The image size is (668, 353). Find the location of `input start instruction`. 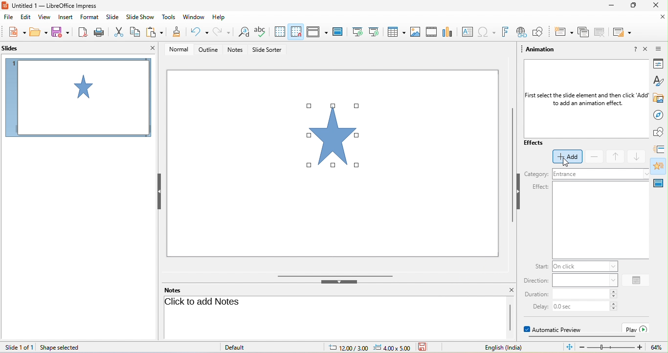

input start instruction is located at coordinates (584, 266).